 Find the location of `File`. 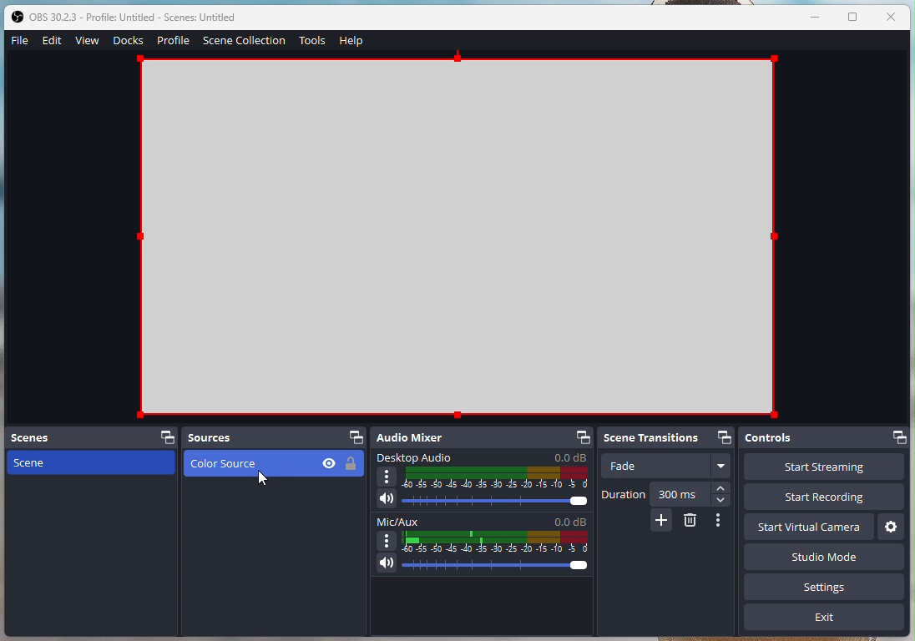

File is located at coordinates (18, 41).